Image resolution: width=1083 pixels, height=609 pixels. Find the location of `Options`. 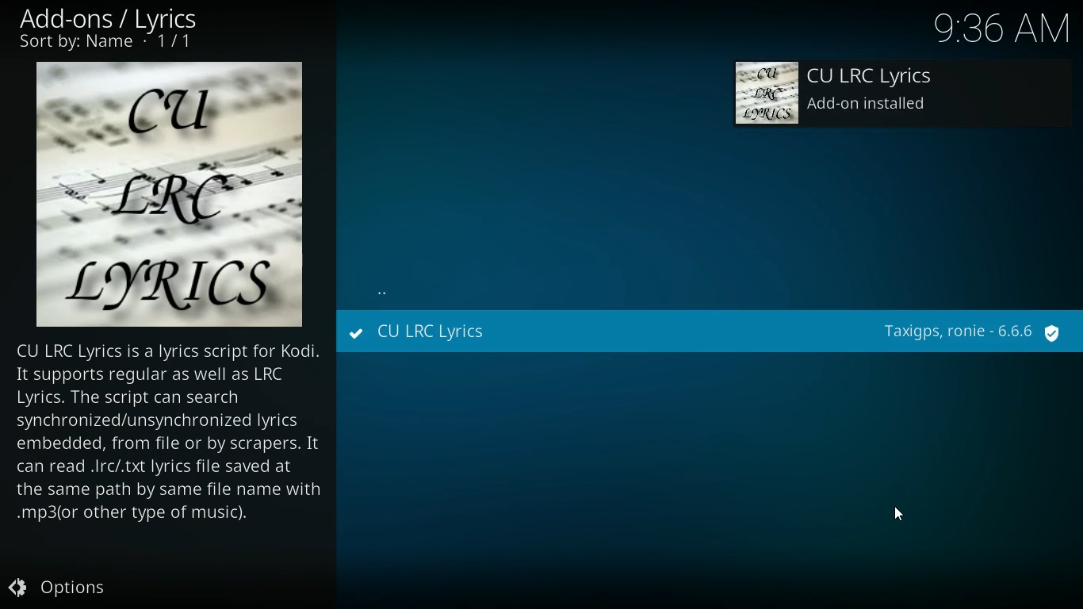

Options is located at coordinates (61, 588).